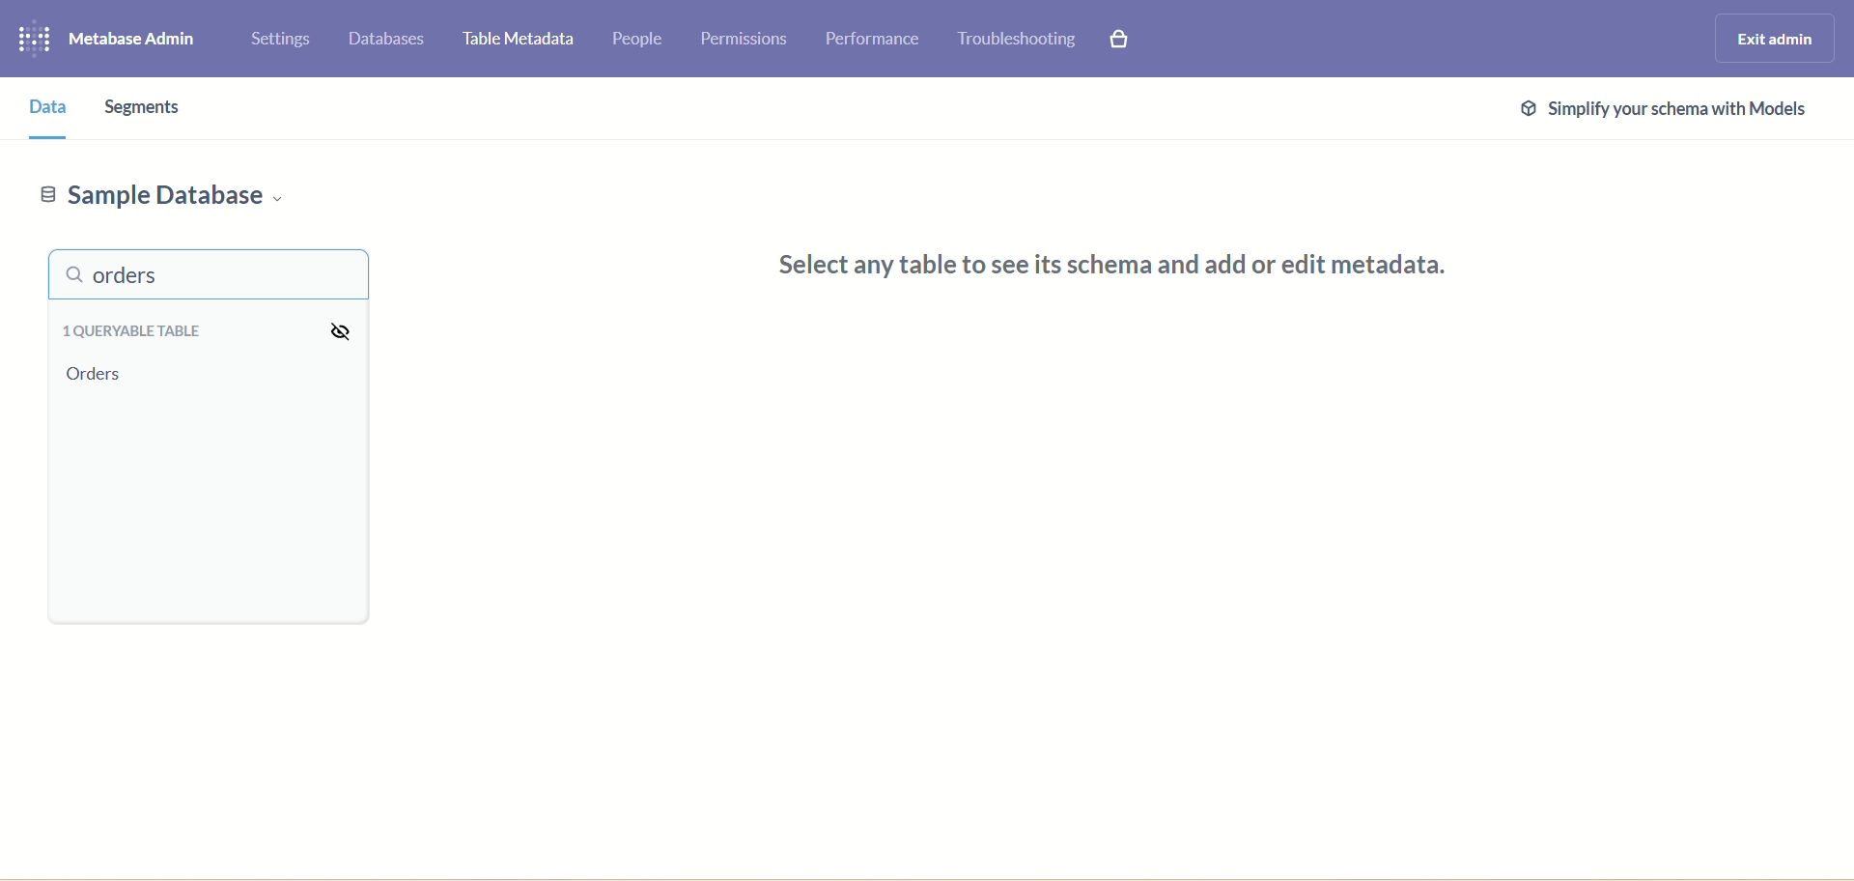 The height and width of the screenshot is (881, 1854). What do you see at coordinates (137, 331) in the screenshot?
I see `queryable table` at bounding box center [137, 331].